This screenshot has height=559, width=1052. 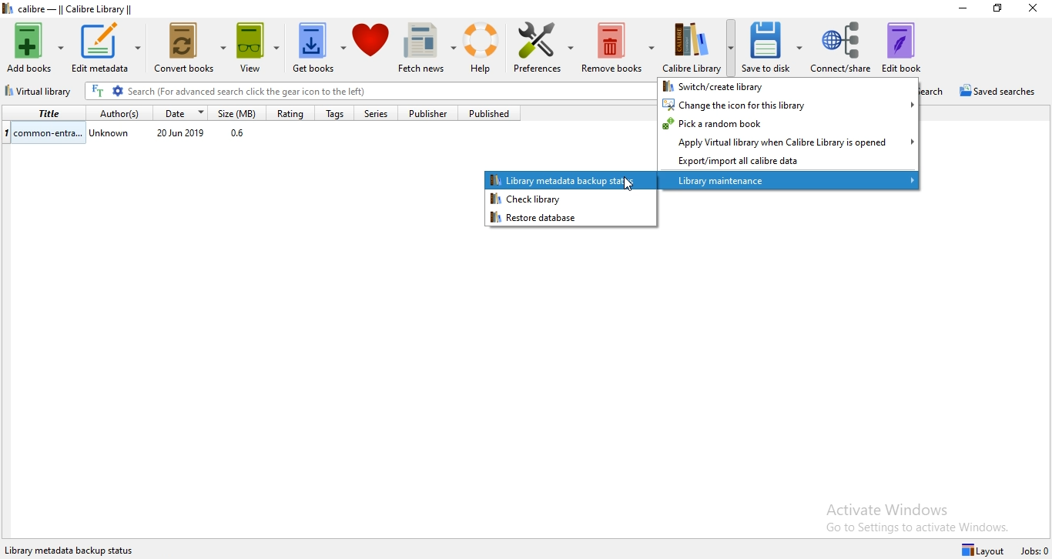 What do you see at coordinates (842, 45) in the screenshot?
I see `Connect/share` at bounding box center [842, 45].